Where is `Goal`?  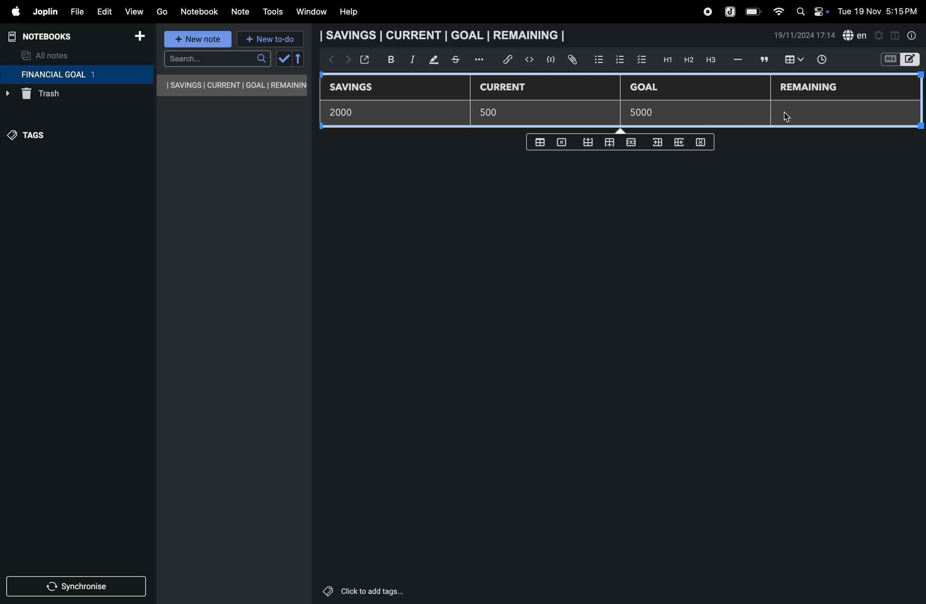 Goal is located at coordinates (649, 88).